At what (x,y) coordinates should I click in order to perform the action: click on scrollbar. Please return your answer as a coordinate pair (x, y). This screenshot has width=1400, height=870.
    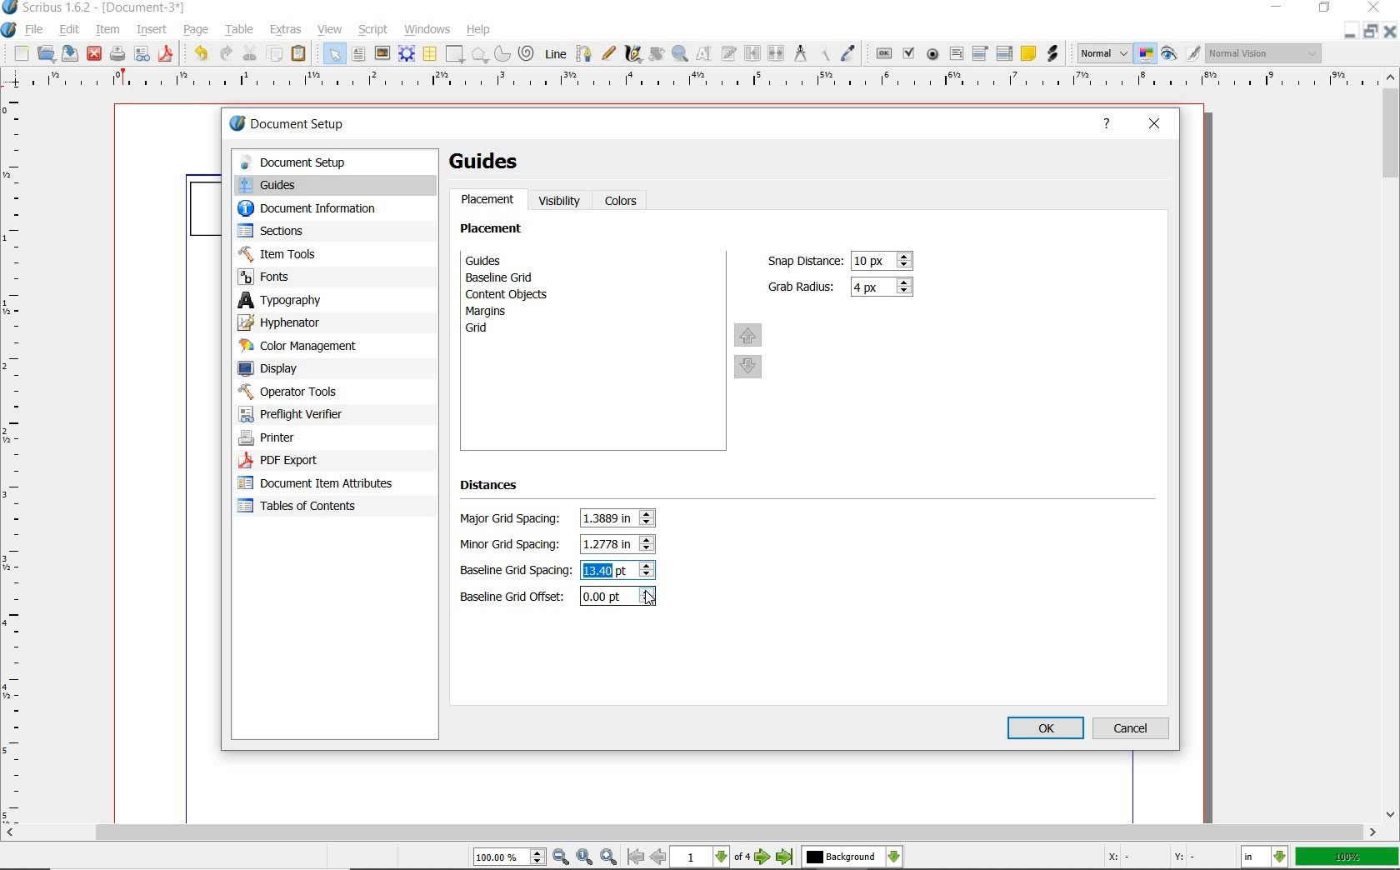
    Looking at the image, I should click on (1392, 445).